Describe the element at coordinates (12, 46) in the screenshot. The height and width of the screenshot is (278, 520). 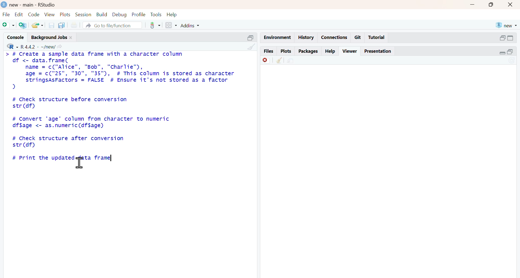
I see `R` at that location.